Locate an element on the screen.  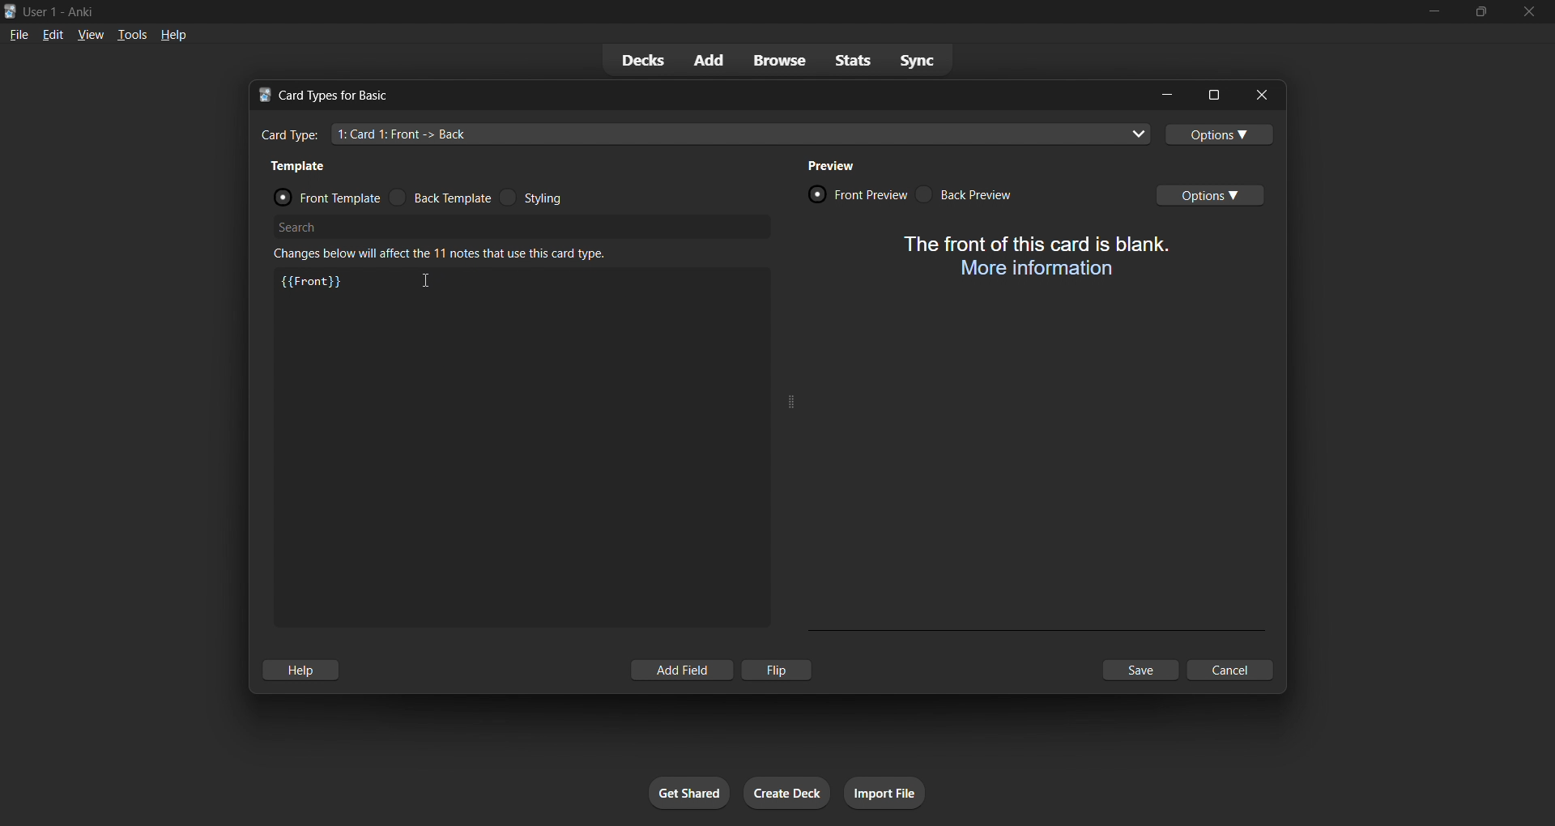
back template is located at coordinates (443, 197).